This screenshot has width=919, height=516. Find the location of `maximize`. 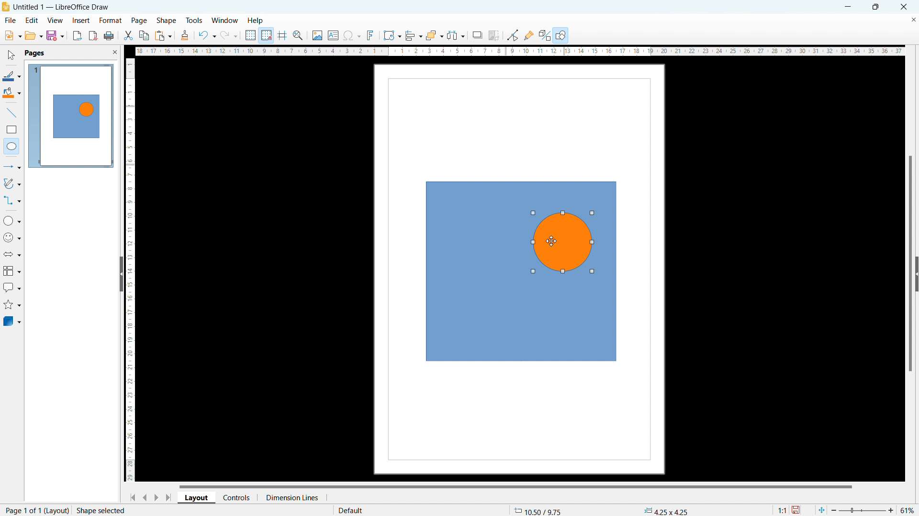

maximize is located at coordinates (875, 7).